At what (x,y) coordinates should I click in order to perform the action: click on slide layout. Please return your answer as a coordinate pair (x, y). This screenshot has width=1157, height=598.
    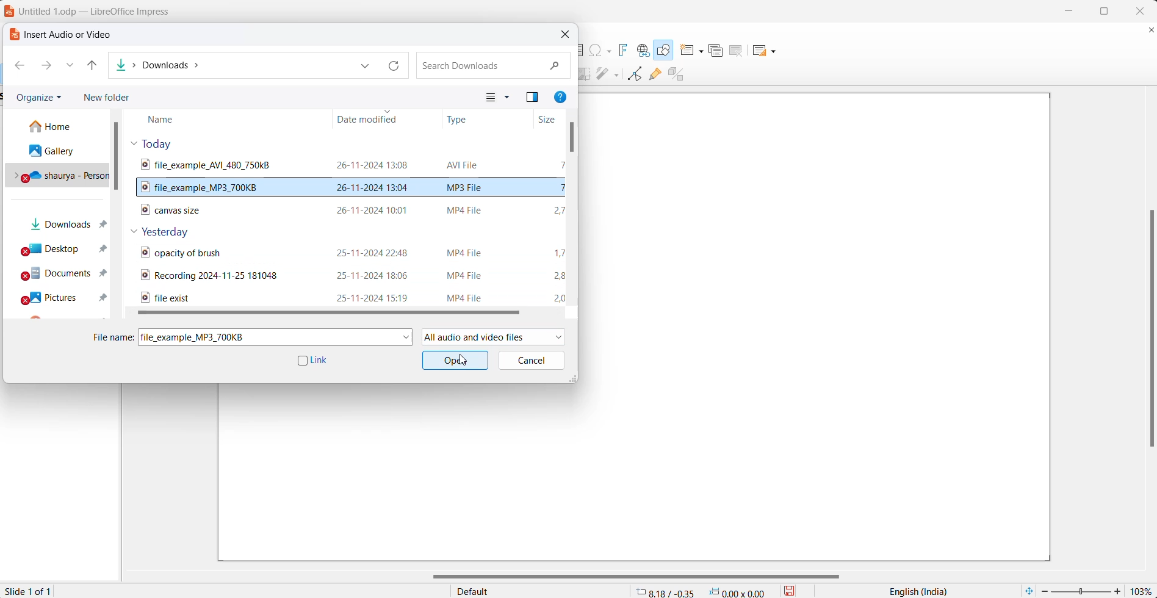
    Looking at the image, I should click on (757, 51).